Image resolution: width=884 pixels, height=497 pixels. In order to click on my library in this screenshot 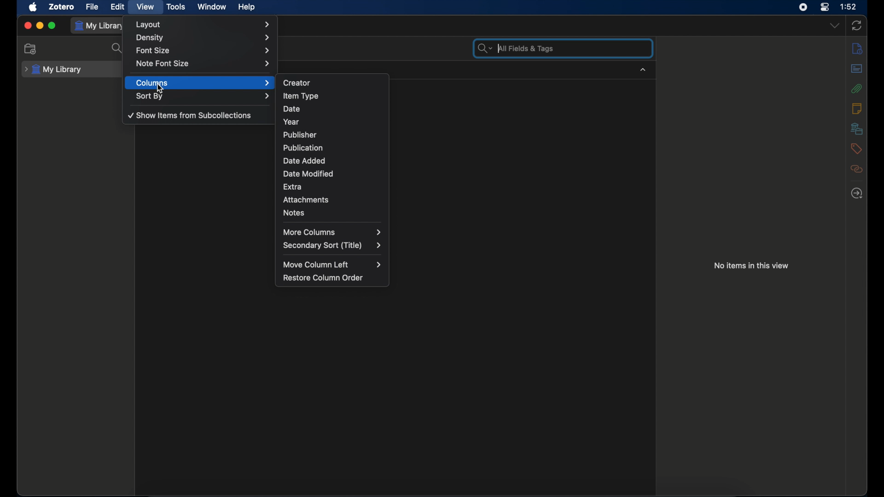, I will do `click(100, 26)`.